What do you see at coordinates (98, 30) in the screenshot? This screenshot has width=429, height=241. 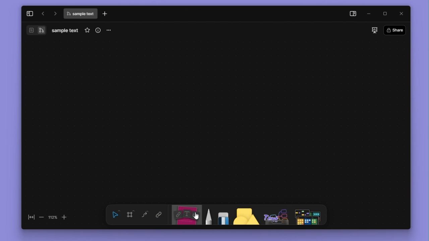 I see `view info` at bounding box center [98, 30].